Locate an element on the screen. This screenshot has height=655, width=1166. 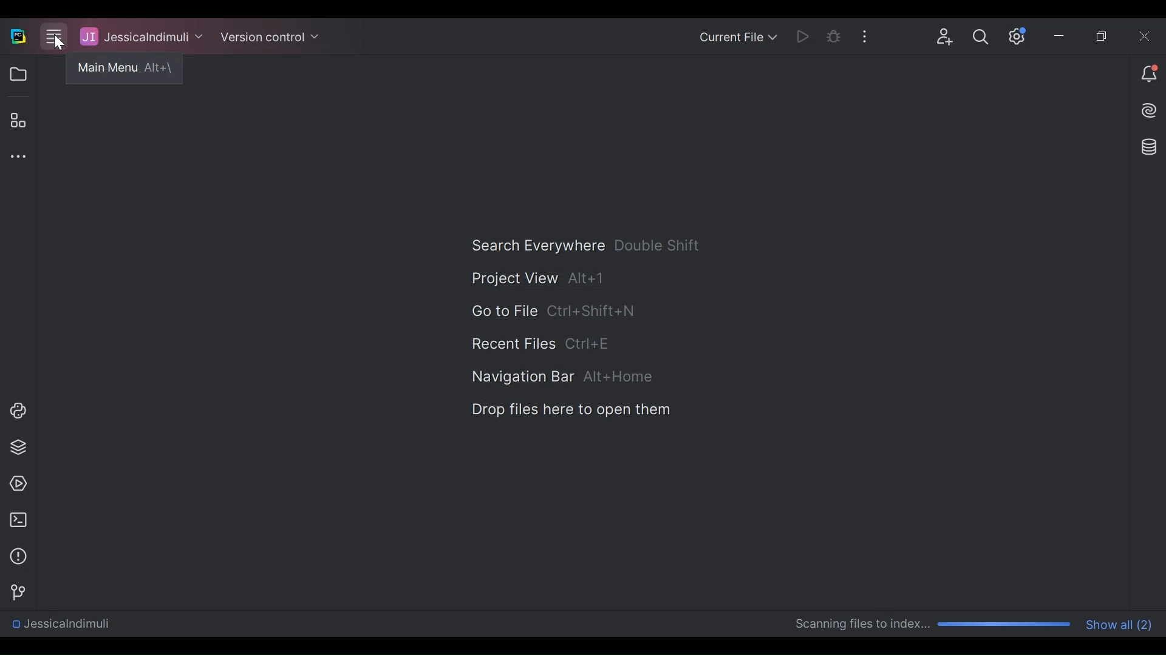
Cursor is located at coordinates (57, 42).